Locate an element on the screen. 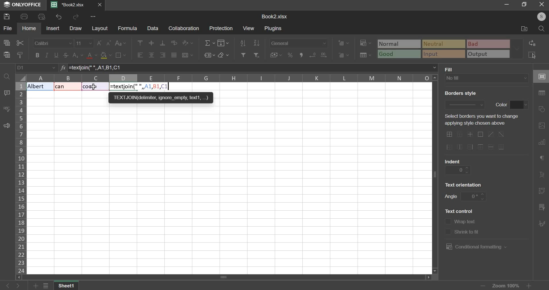 This screenshot has height=290, width=549. border options is located at coordinates (478, 141).